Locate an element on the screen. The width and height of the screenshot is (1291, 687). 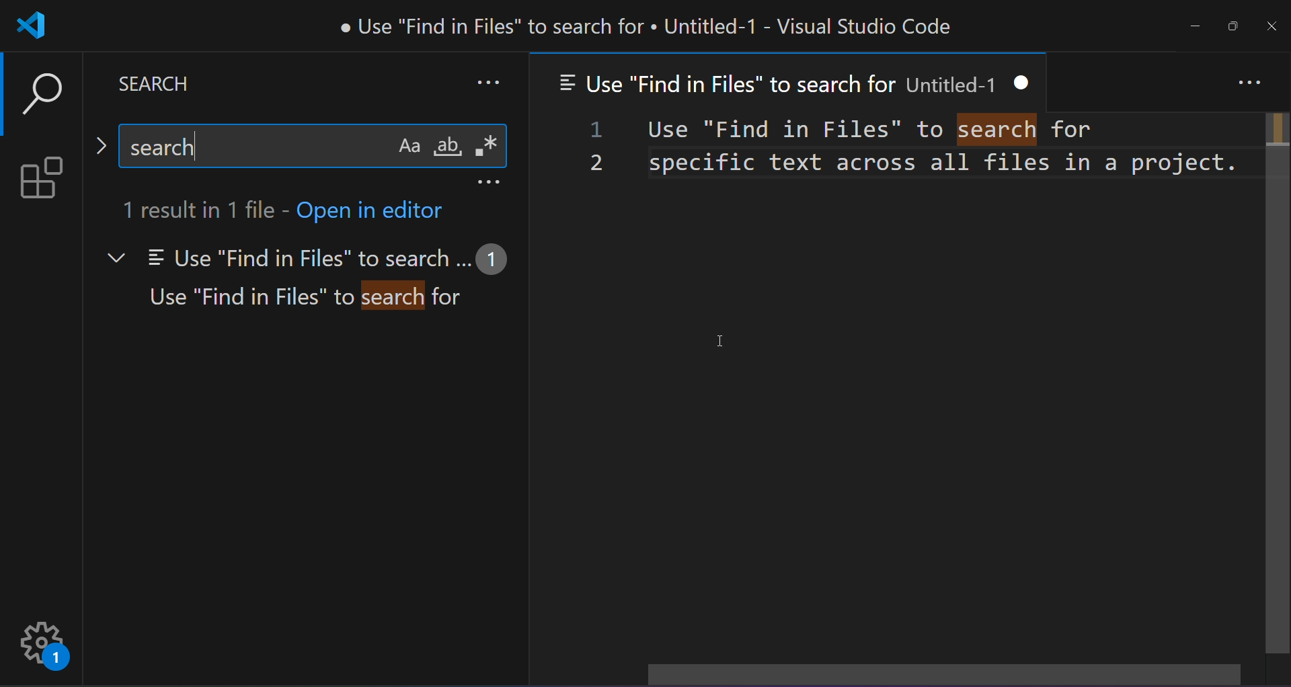
match case is located at coordinates (404, 145).